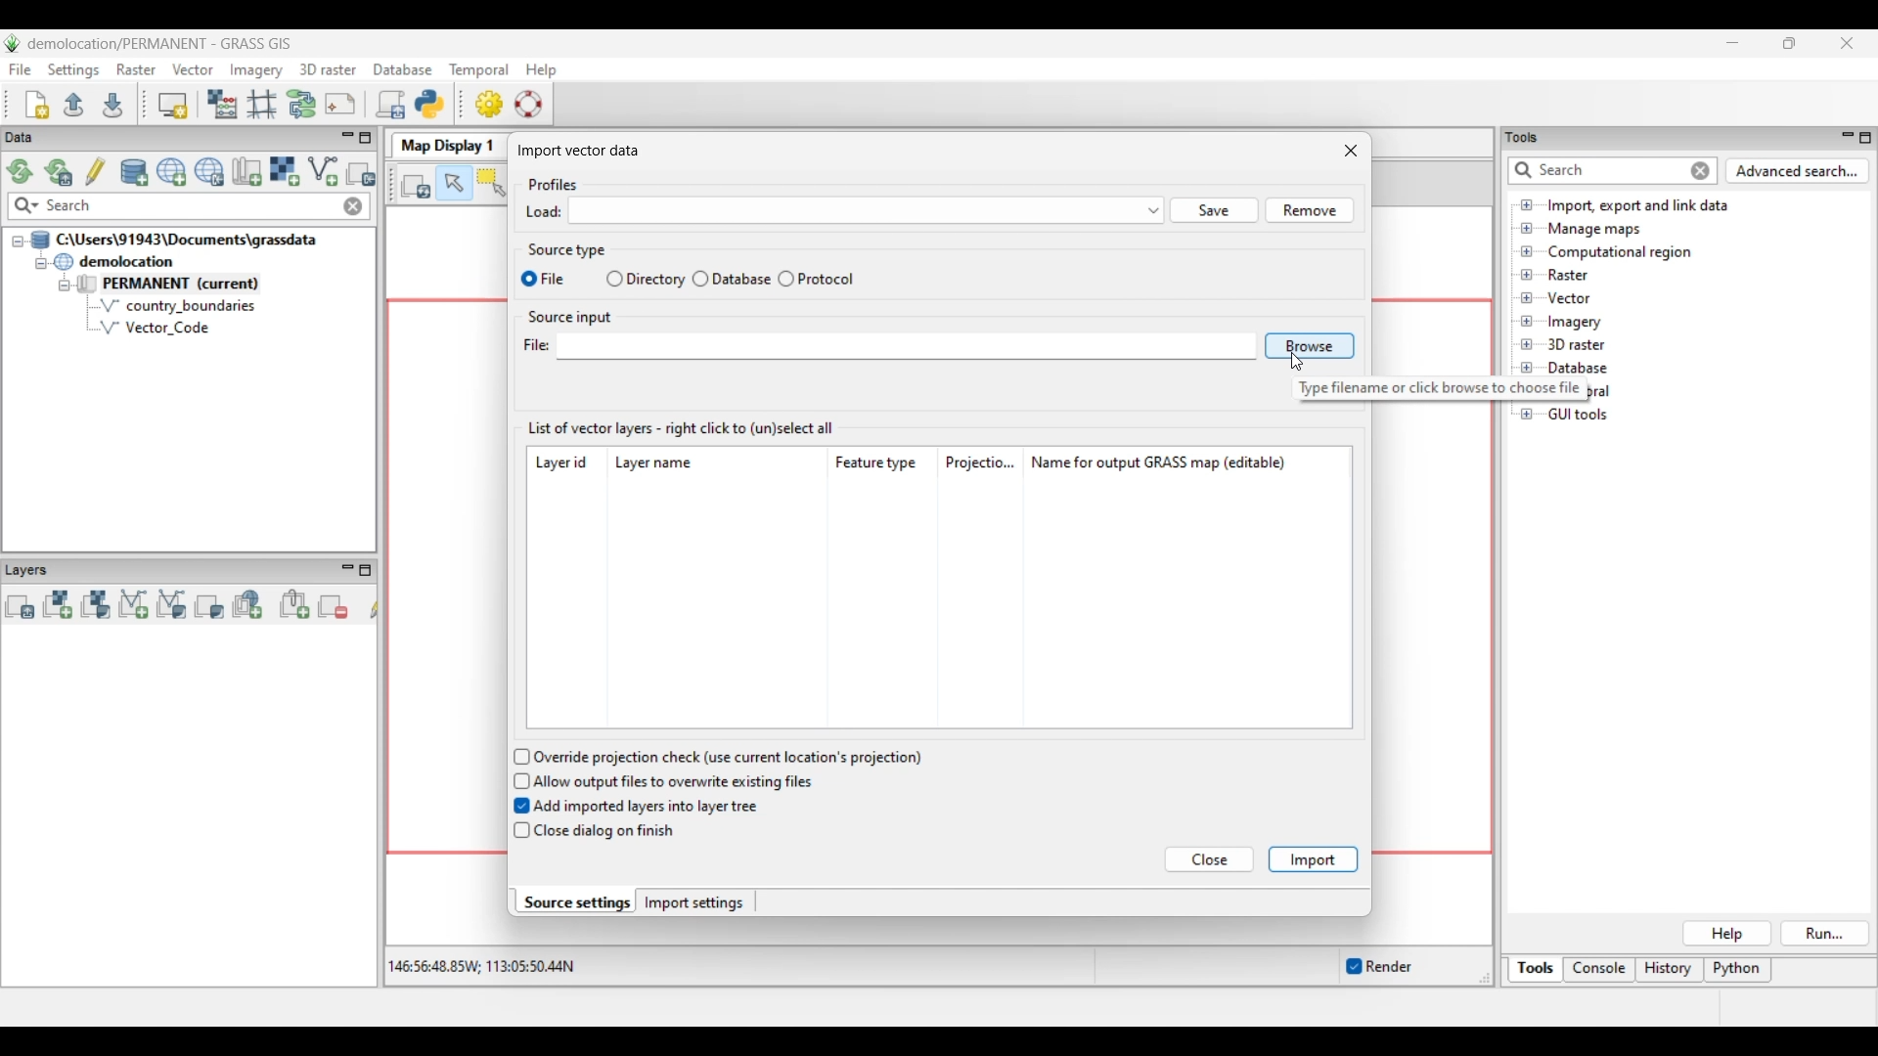 This screenshot has height=1056, width=1878. I want to click on Minimize Layers panel, so click(347, 570).